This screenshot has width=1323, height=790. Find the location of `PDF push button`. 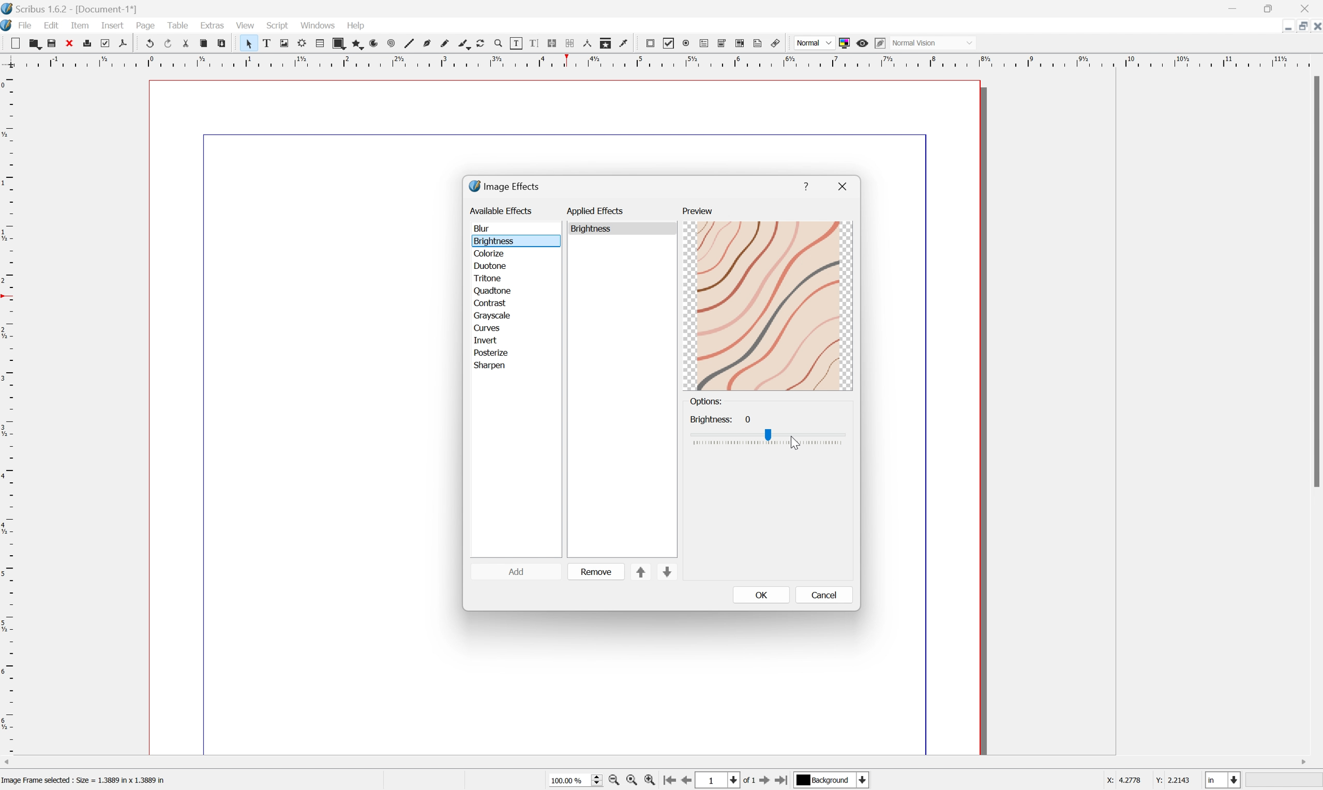

PDF push button is located at coordinates (652, 44).